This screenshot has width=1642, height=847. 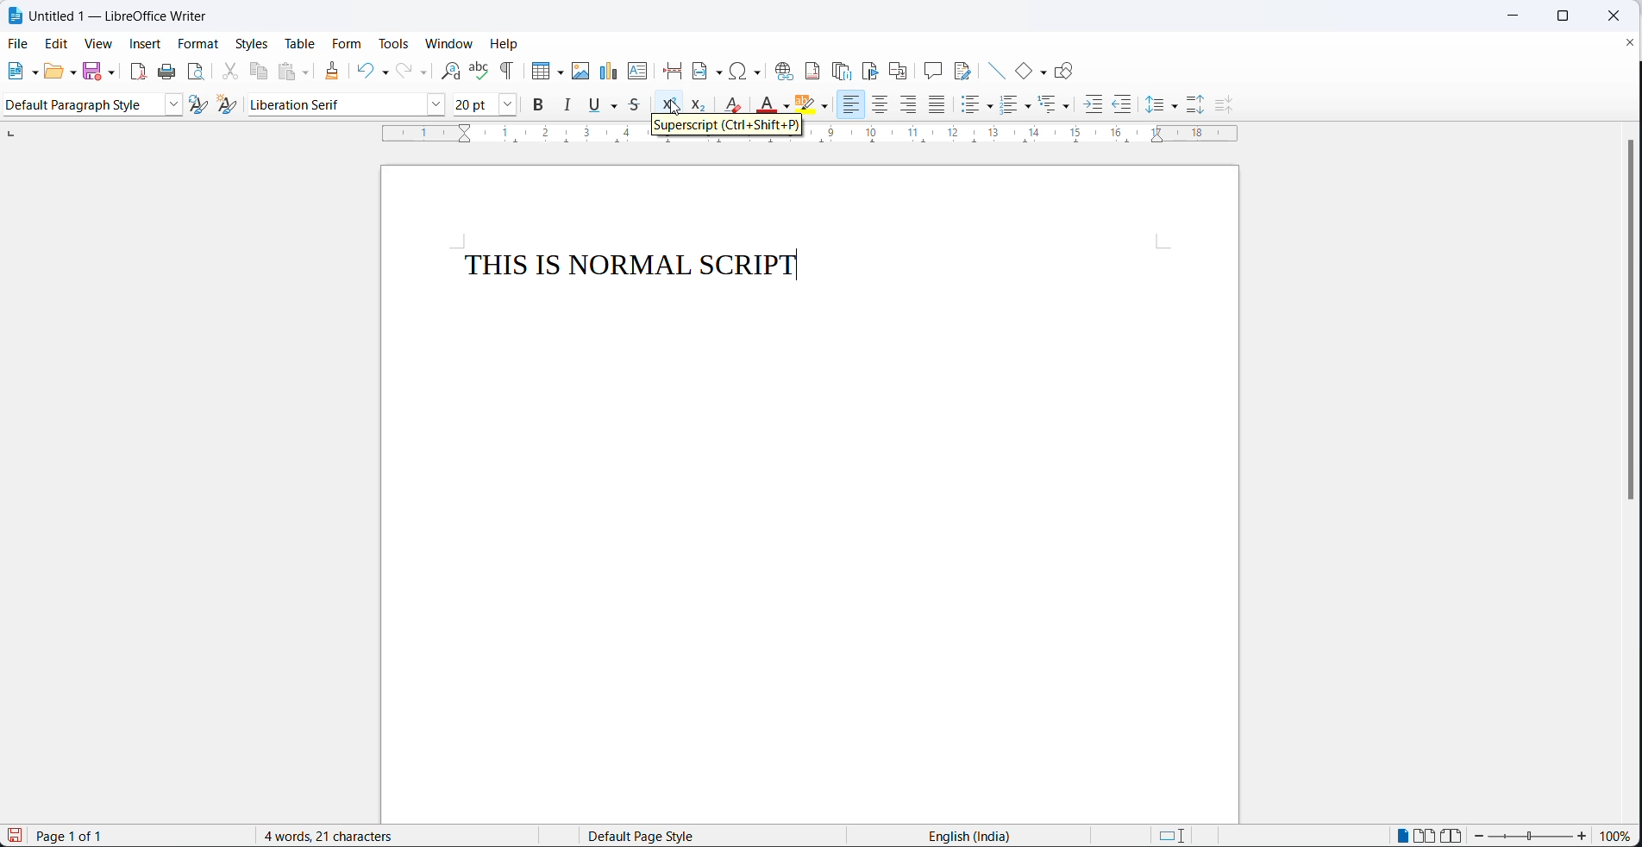 I want to click on insert table, so click(x=538, y=70).